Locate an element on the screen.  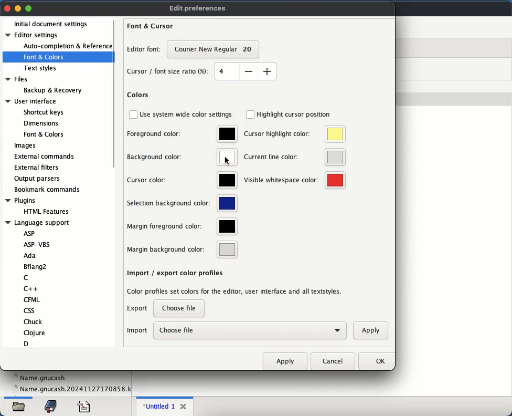
cursor is located at coordinates (227, 161).